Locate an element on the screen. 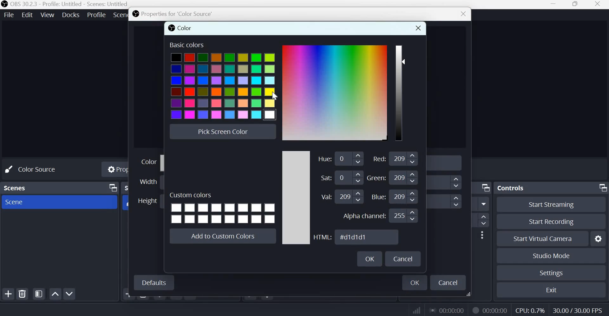 This screenshot has height=316, width=609. Input  is located at coordinates (405, 178).